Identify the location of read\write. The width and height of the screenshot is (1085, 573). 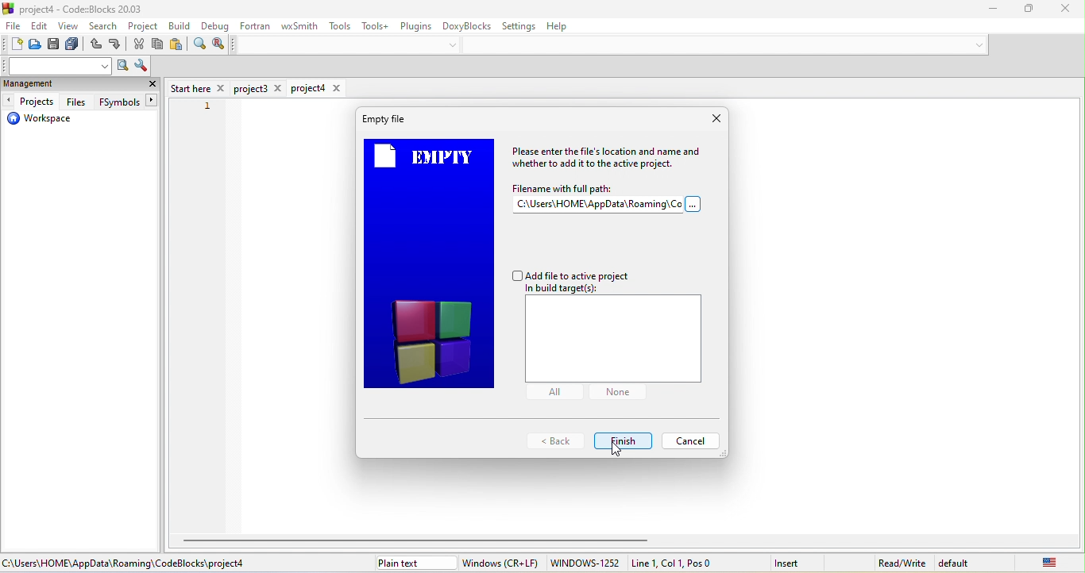
(902, 560).